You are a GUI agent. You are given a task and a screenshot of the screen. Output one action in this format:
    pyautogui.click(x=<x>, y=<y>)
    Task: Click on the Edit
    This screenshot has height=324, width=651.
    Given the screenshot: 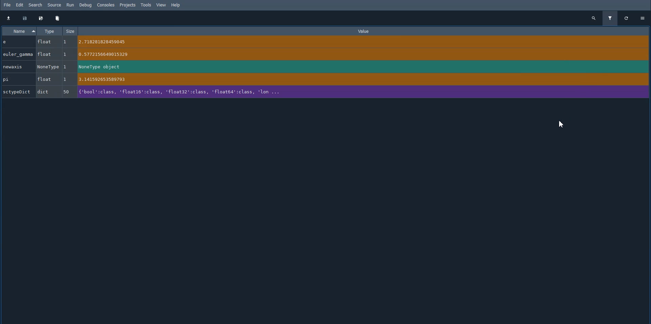 What is the action you would take?
    pyautogui.click(x=20, y=5)
    